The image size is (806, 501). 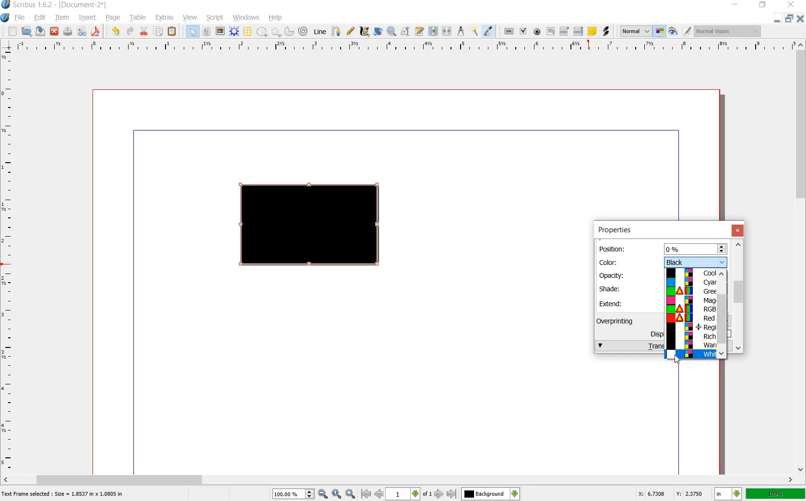 What do you see at coordinates (696, 249) in the screenshot?
I see `0%` at bounding box center [696, 249].